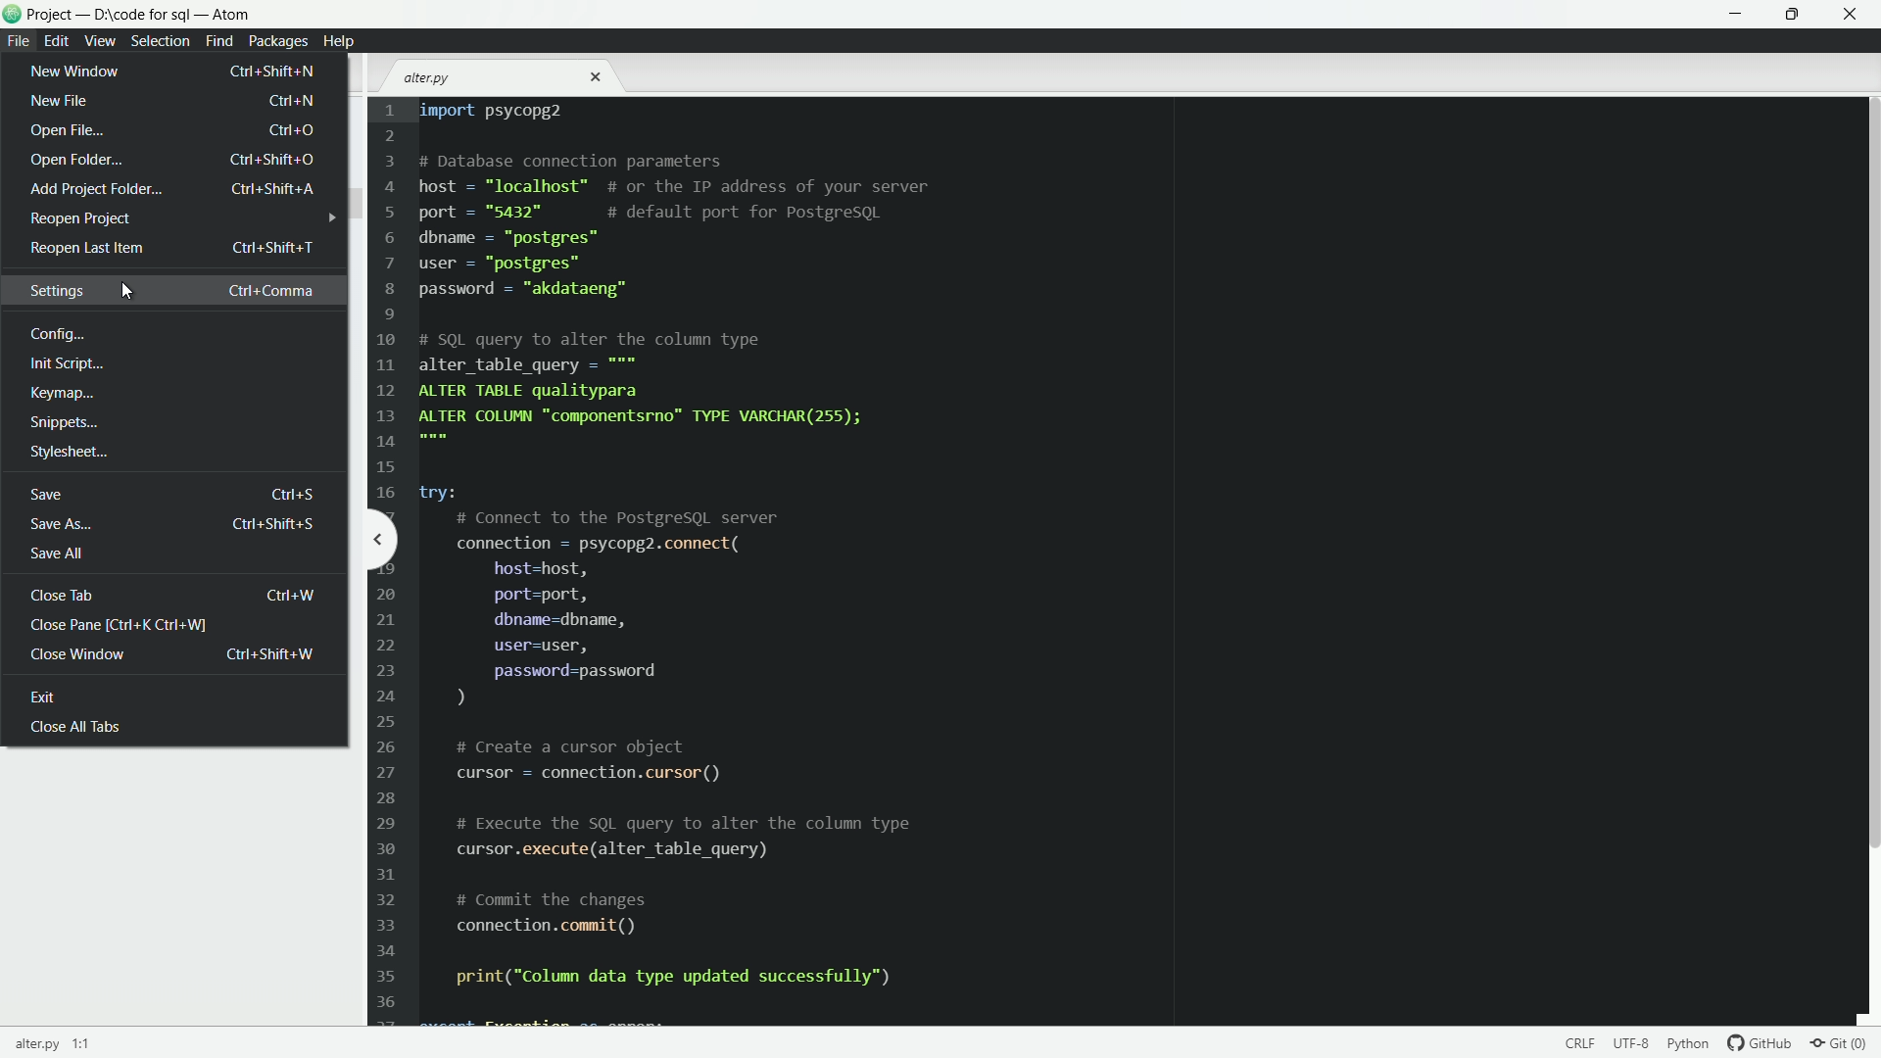  I want to click on save, so click(171, 494).